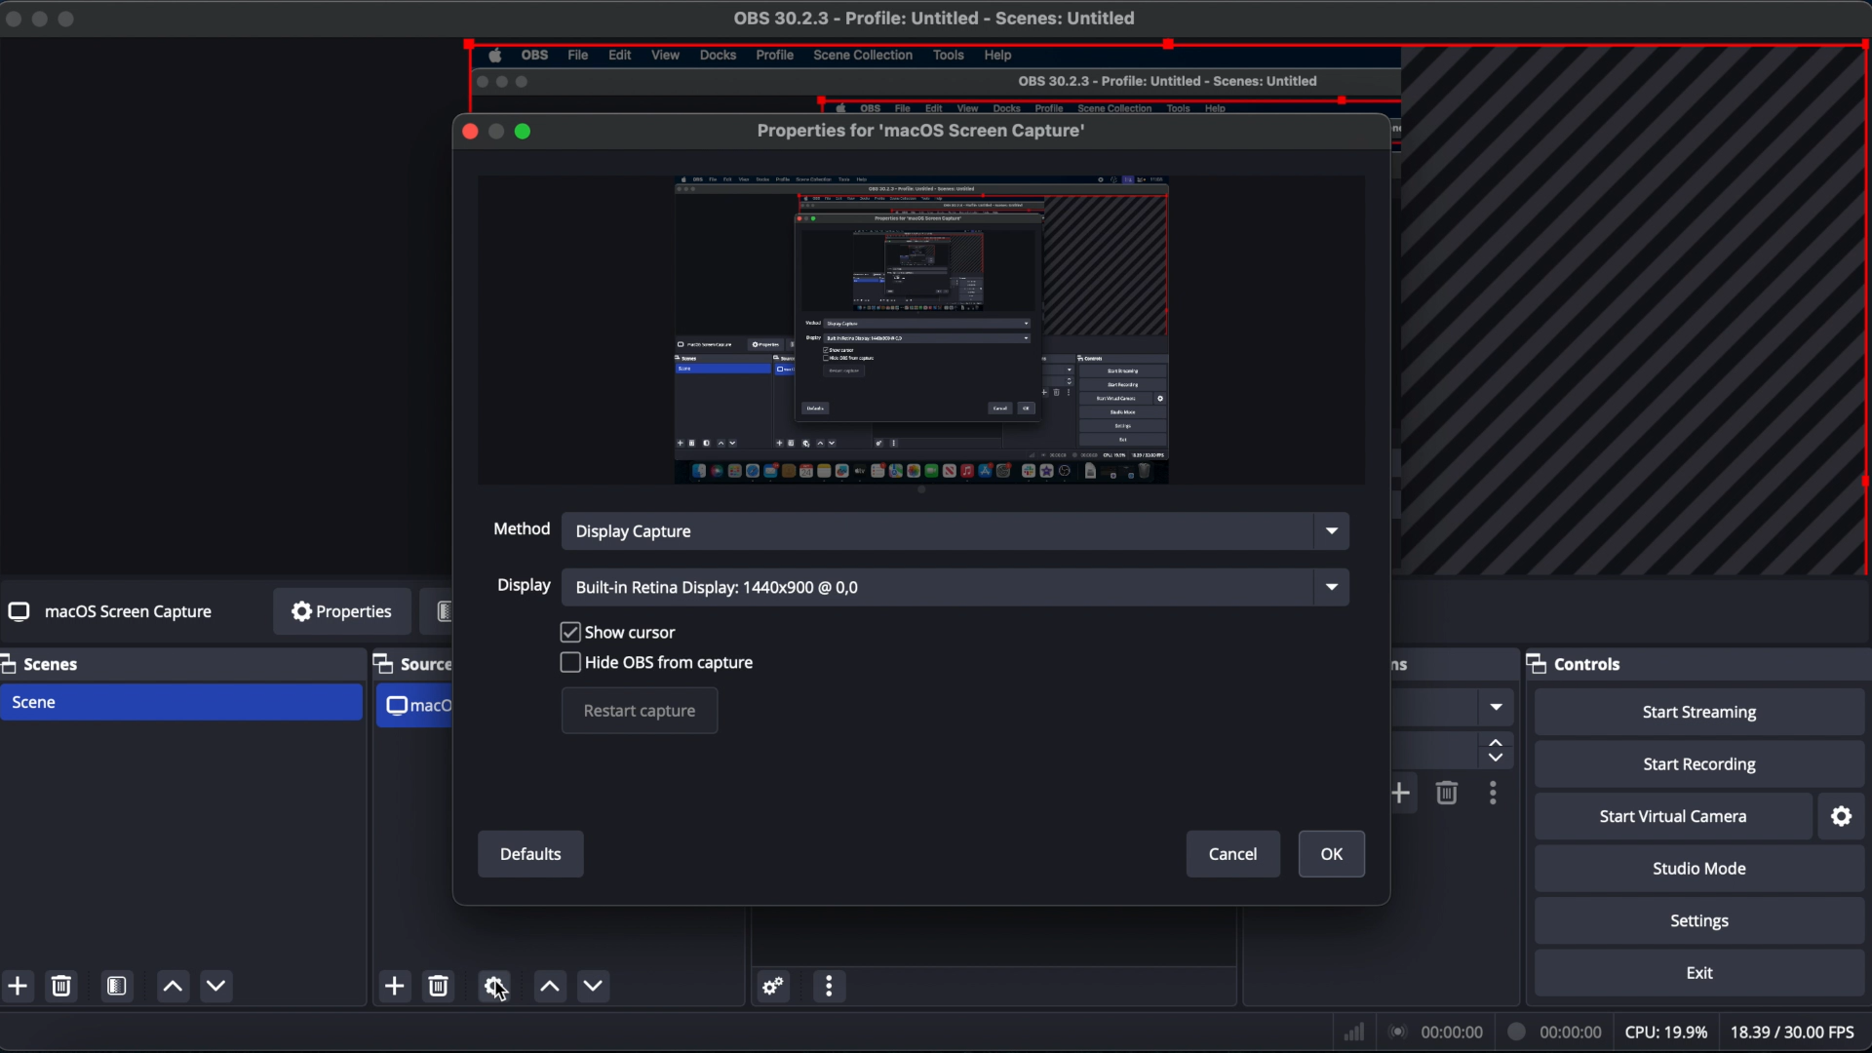  Describe the element at coordinates (37, 19) in the screenshot. I see `minimize` at that location.